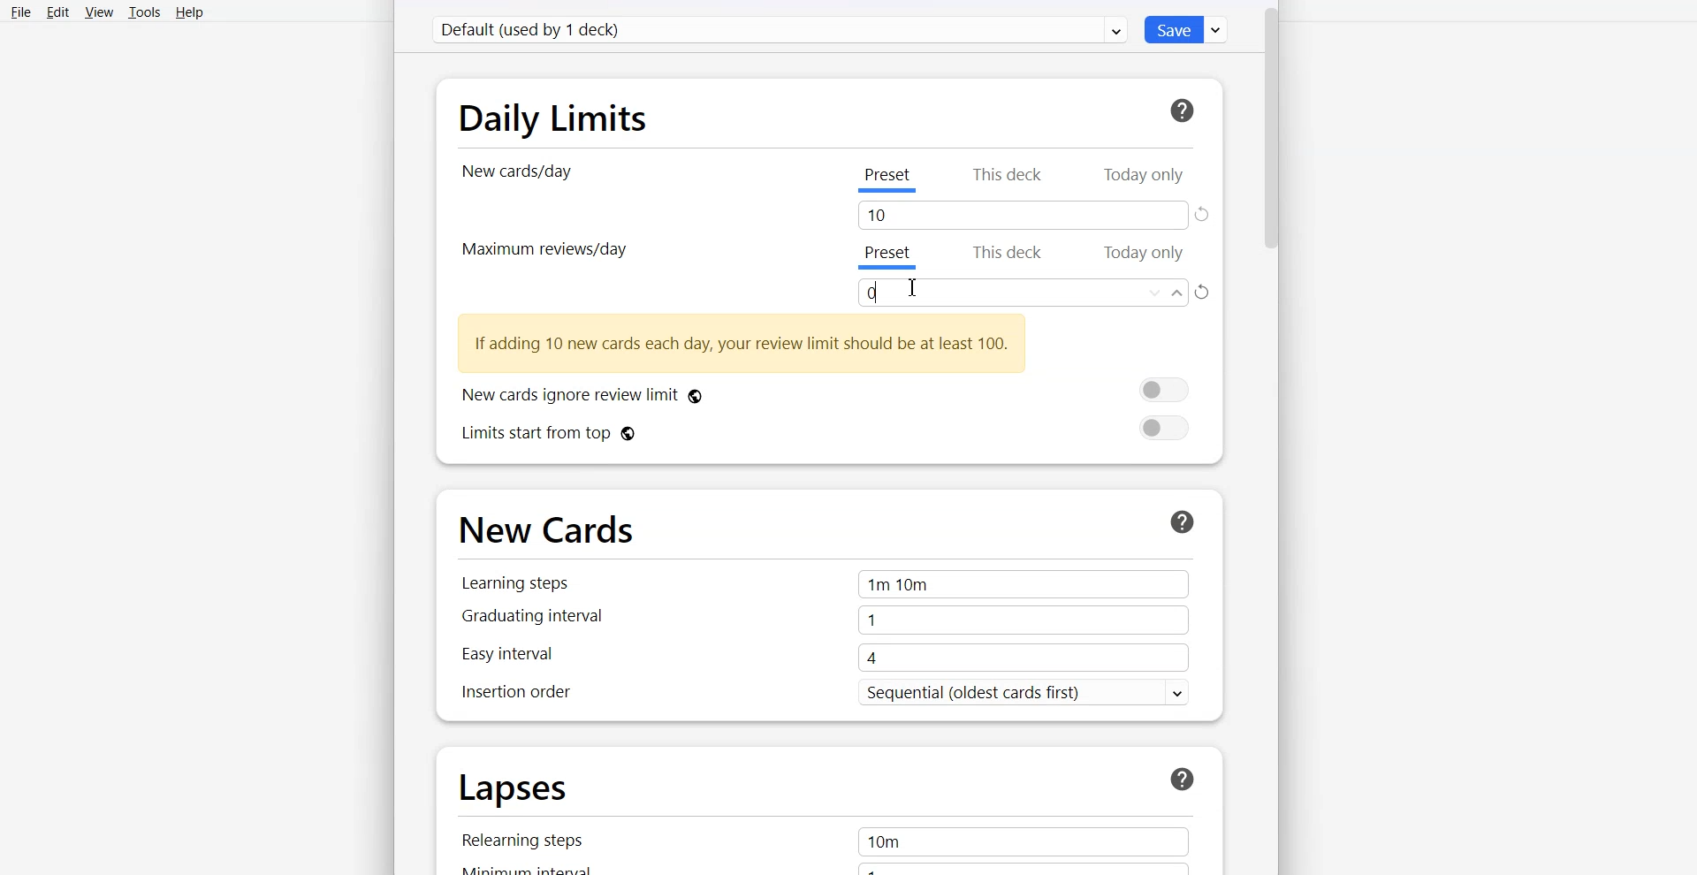 Image resolution: width=1697 pixels, height=875 pixels. What do you see at coordinates (514, 788) in the screenshot?
I see `Lapses` at bounding box center [514, 788].